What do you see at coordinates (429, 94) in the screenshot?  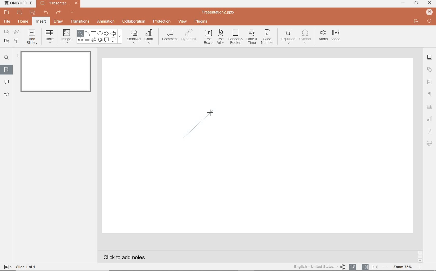 I see `PARAGRAPH SETTINGS` at bounding box center [429, 94].